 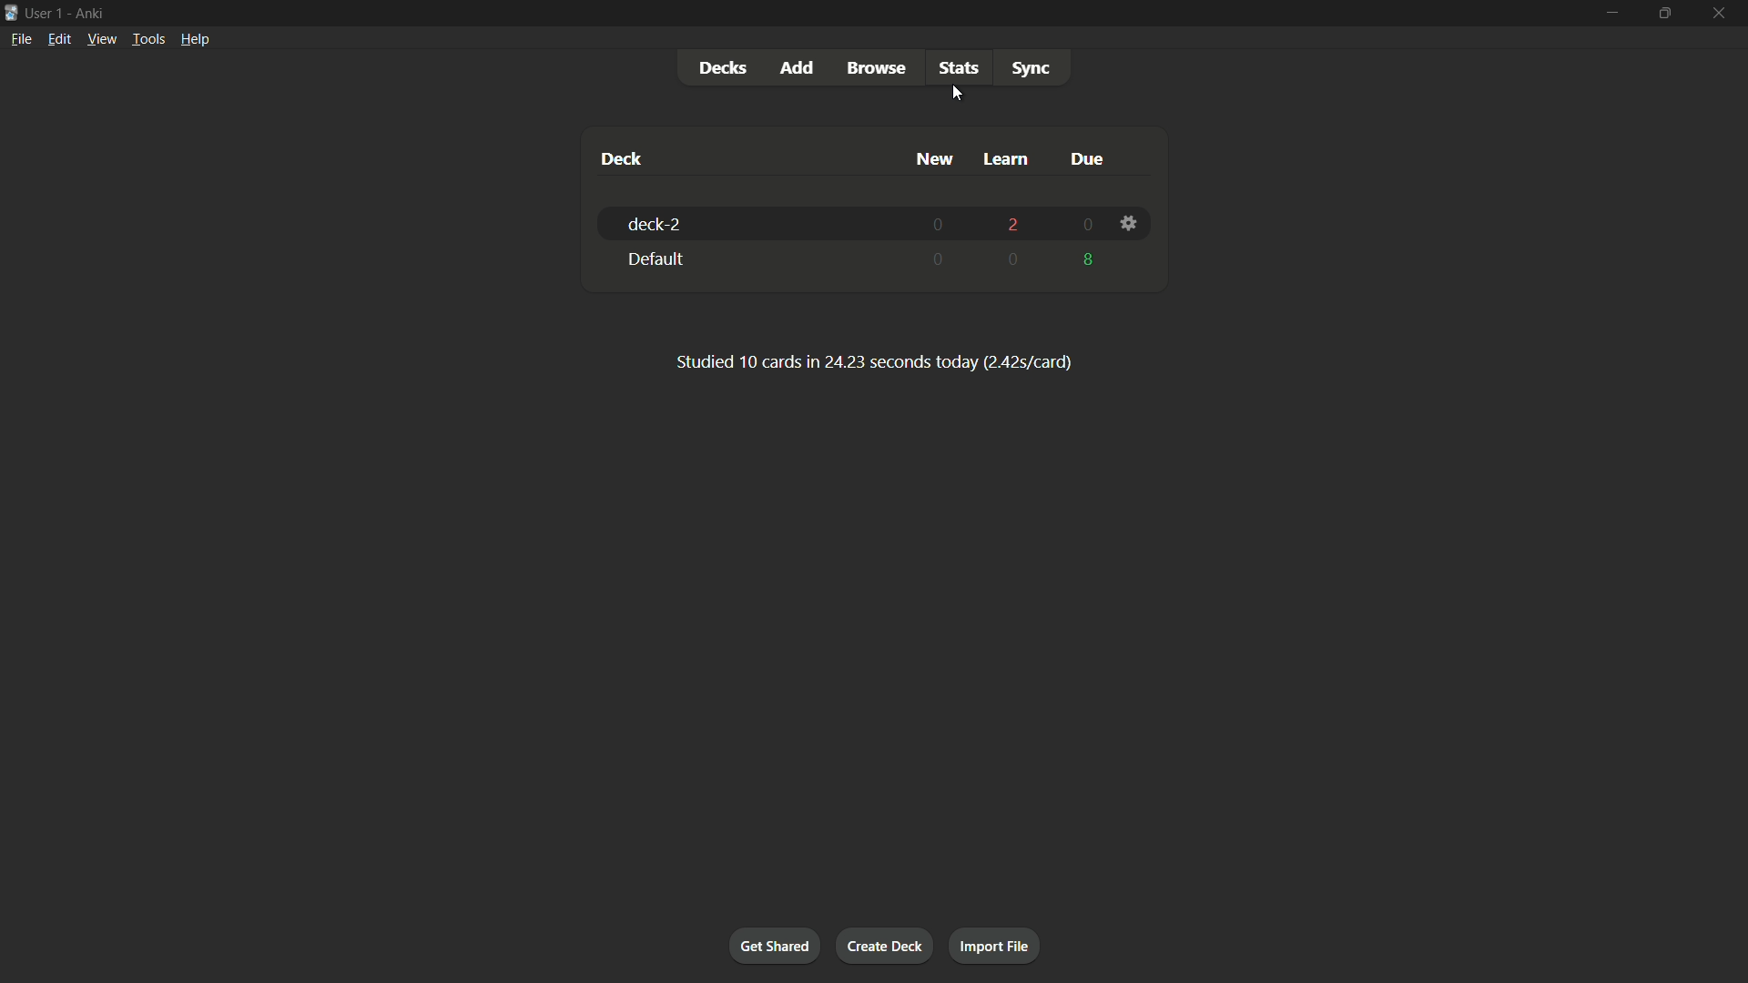 I want to click on Decks, so click(x=726, y=67).